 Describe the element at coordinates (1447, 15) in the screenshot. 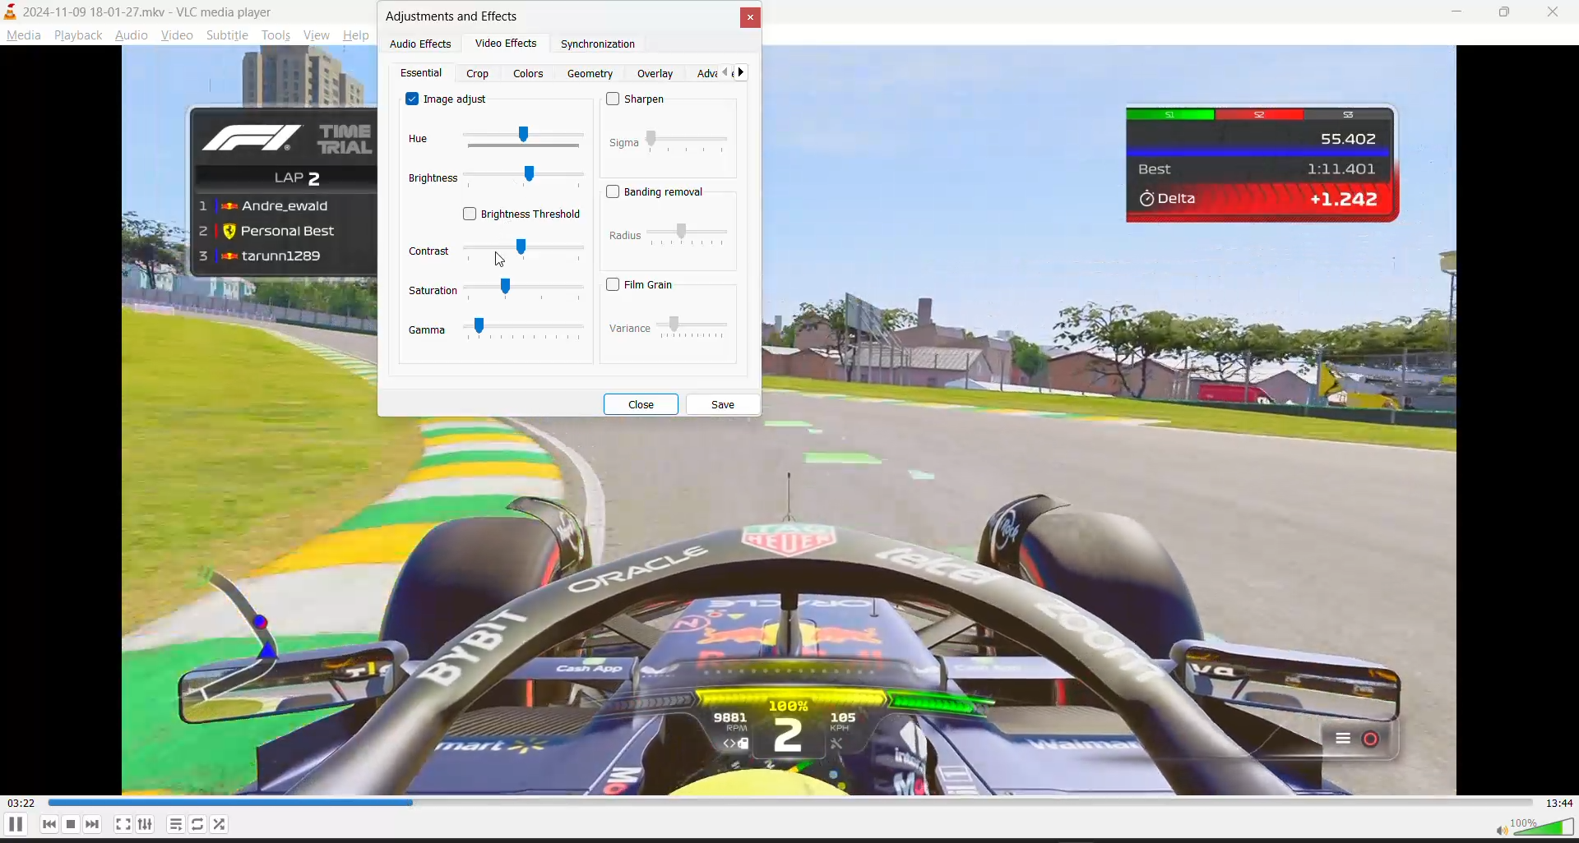

I see `minimize` at that location.